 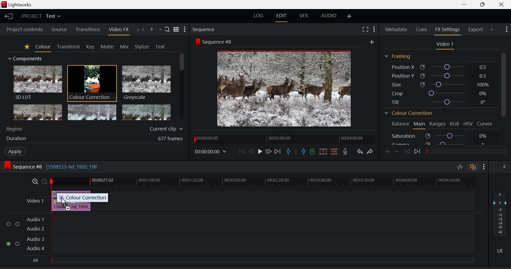 I want to click on All, so click(x=252, y=262).